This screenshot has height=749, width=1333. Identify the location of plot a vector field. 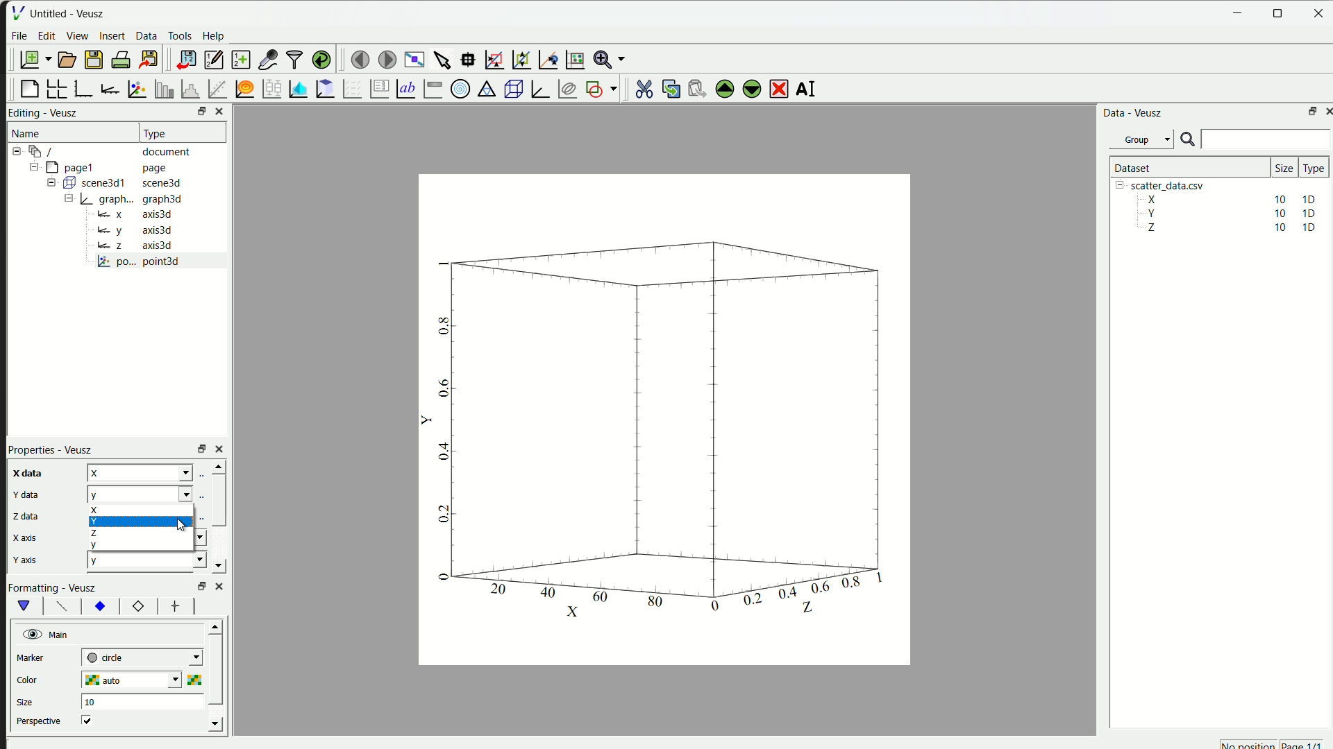
(350, 89).